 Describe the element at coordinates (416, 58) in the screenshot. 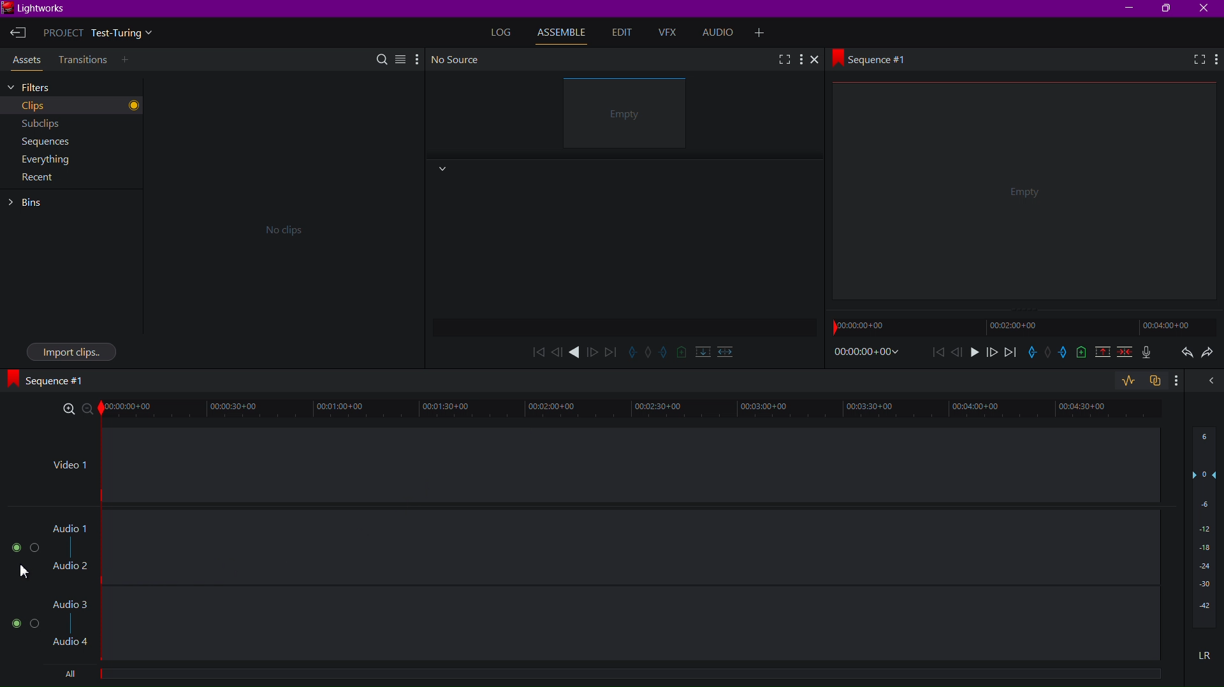

I see `More` at that location.